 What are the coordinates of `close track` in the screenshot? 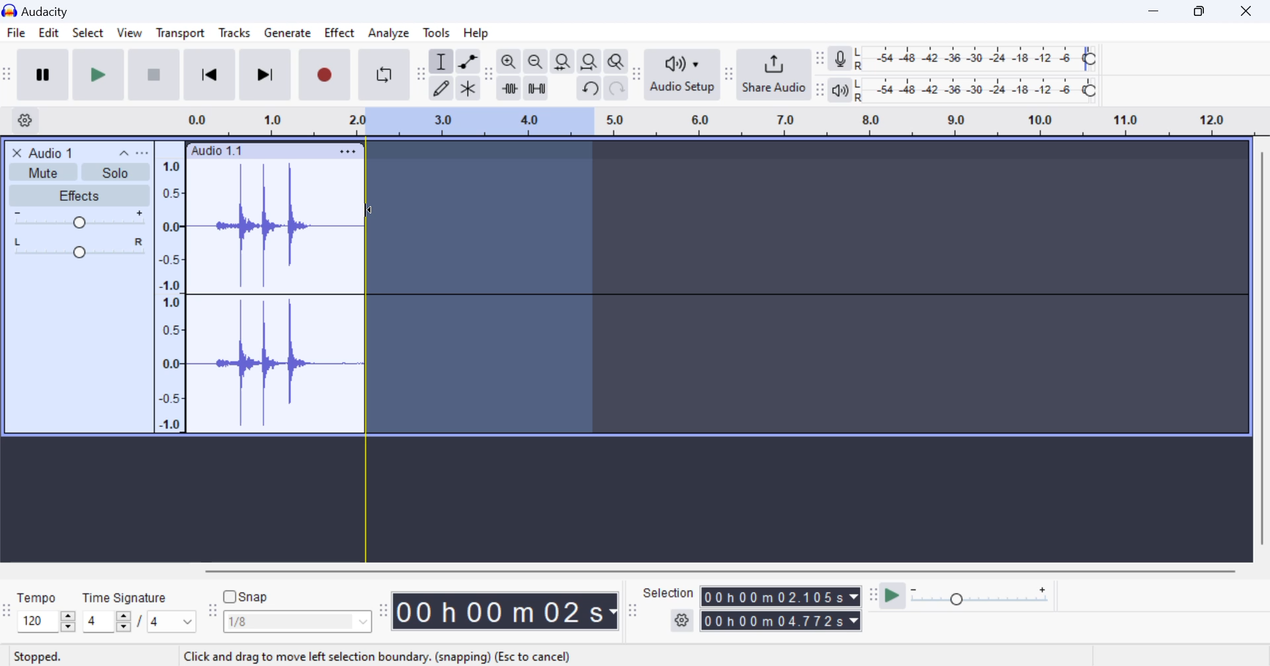 It's located at (17, 152).